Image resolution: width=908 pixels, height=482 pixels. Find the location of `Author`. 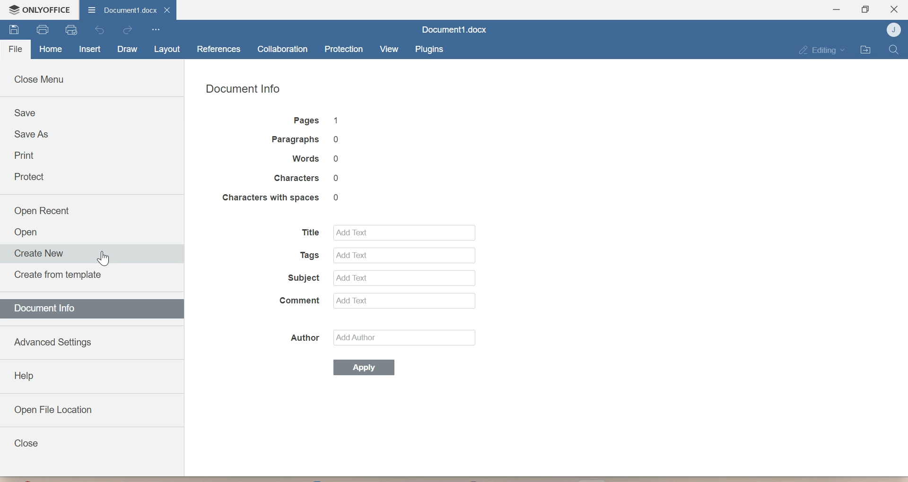

Author is located at coordinates (306, 337).